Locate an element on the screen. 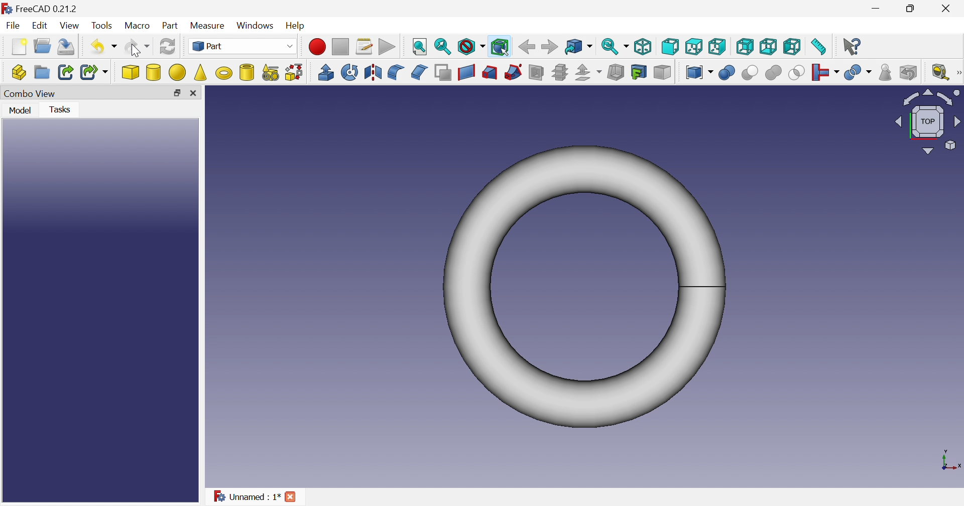 Image resolution: width=964 pixels, height=506 pixels. Fit selection is located at coordinates (442, 47).